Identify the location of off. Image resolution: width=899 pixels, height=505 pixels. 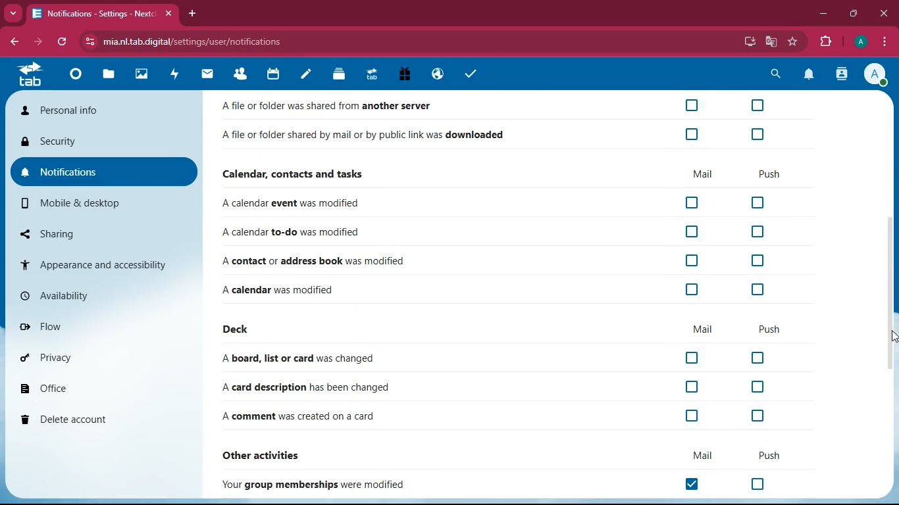
(756, 417).